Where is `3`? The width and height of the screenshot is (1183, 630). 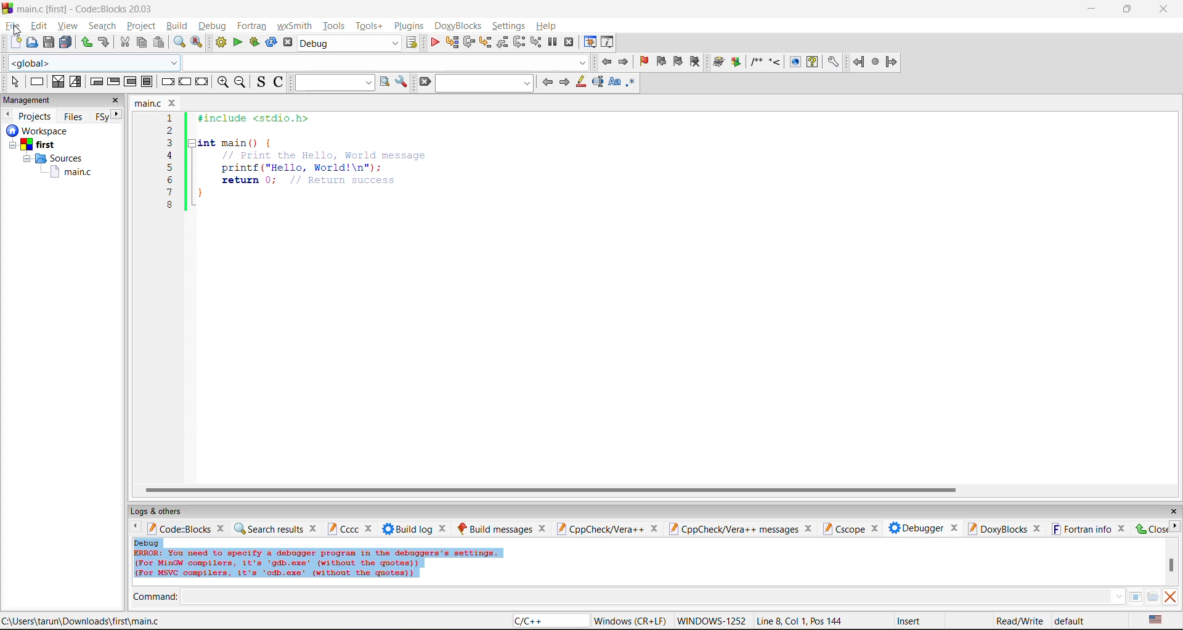
3 is located at coordinates (170, 142).